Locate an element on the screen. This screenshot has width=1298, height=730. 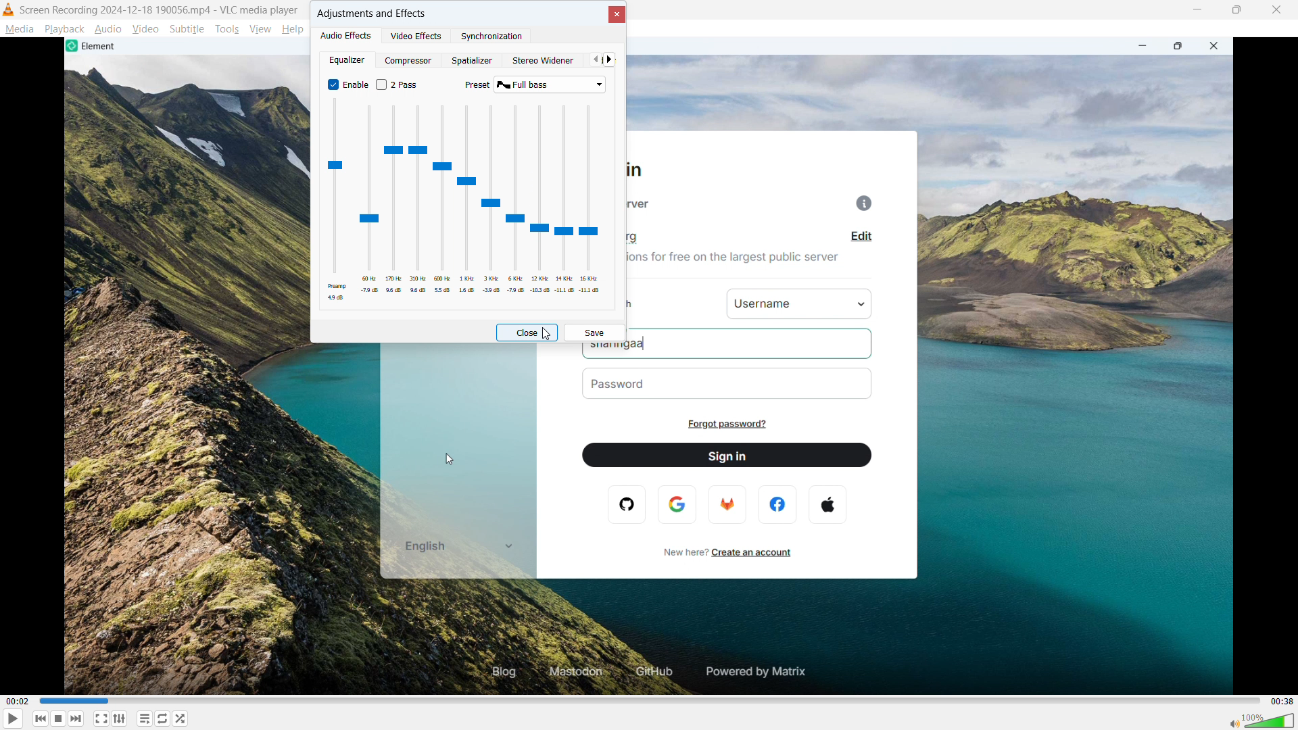
next tab  is located at coordinates (609, 59).